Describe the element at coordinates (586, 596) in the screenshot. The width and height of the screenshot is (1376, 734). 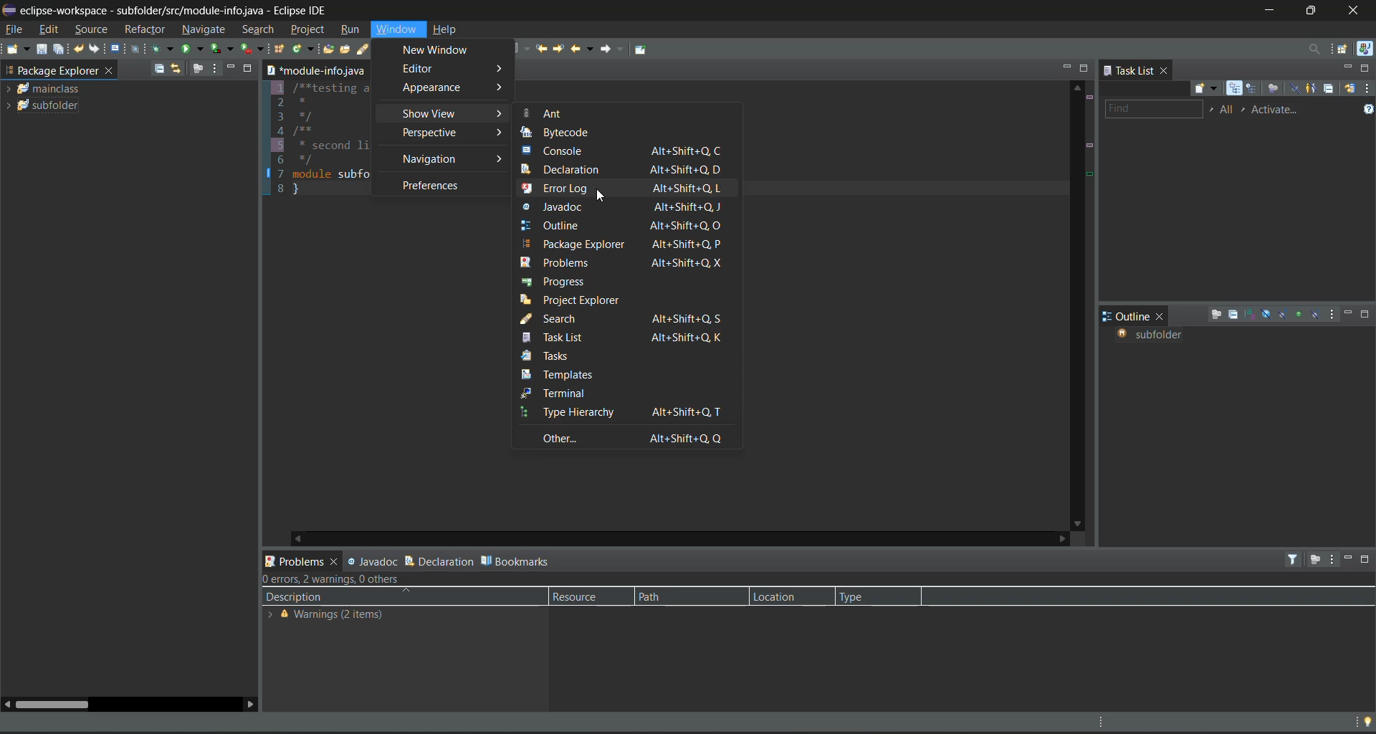
I see `resource` at that location.